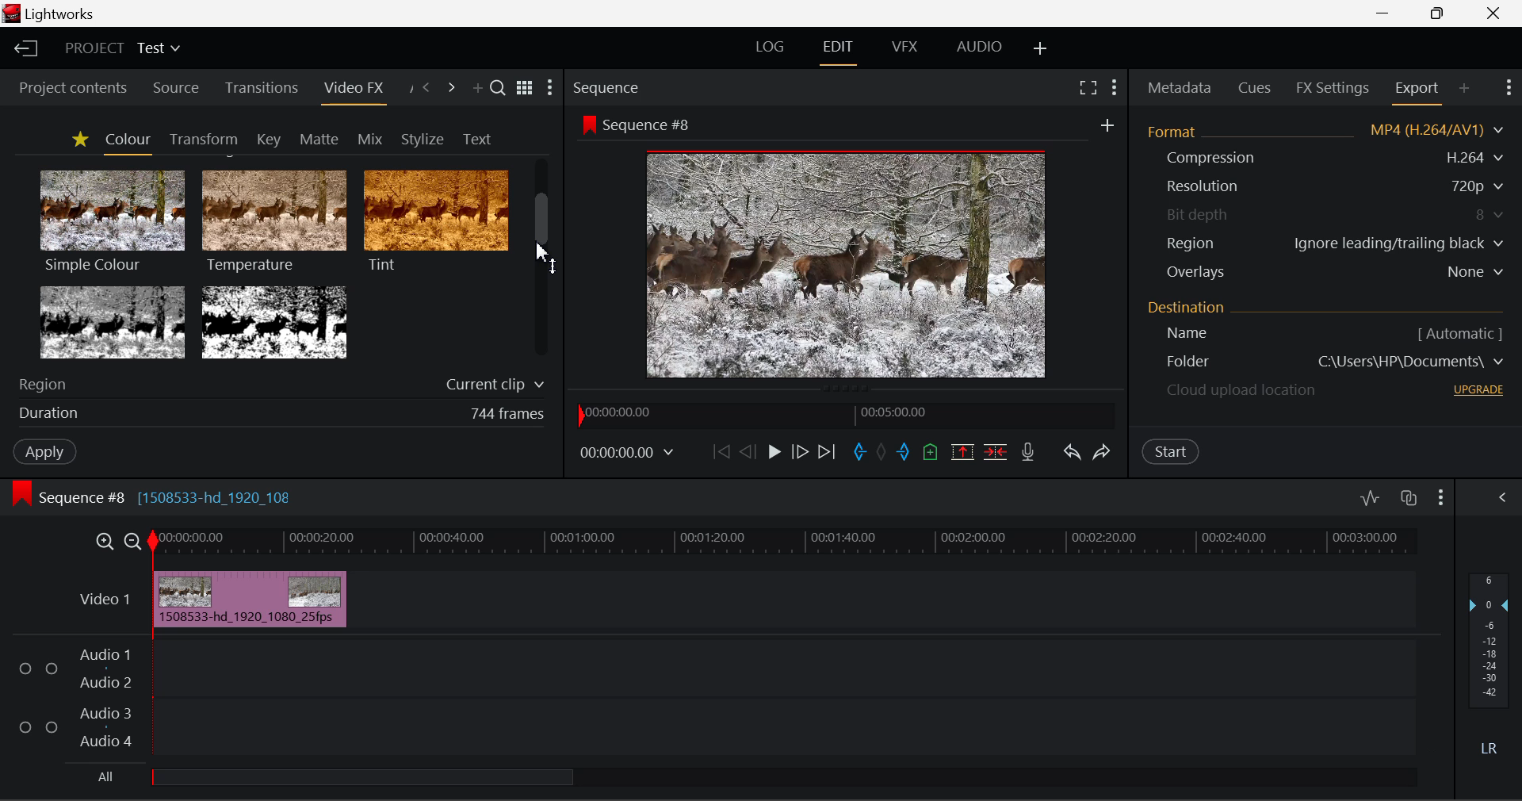 The height and width of the screenshot is (801, 1522). What do you see at coordinates (135, 541) in the screenshot?
I see `Timeline Zoom Out` at bounding box center [135, 541].